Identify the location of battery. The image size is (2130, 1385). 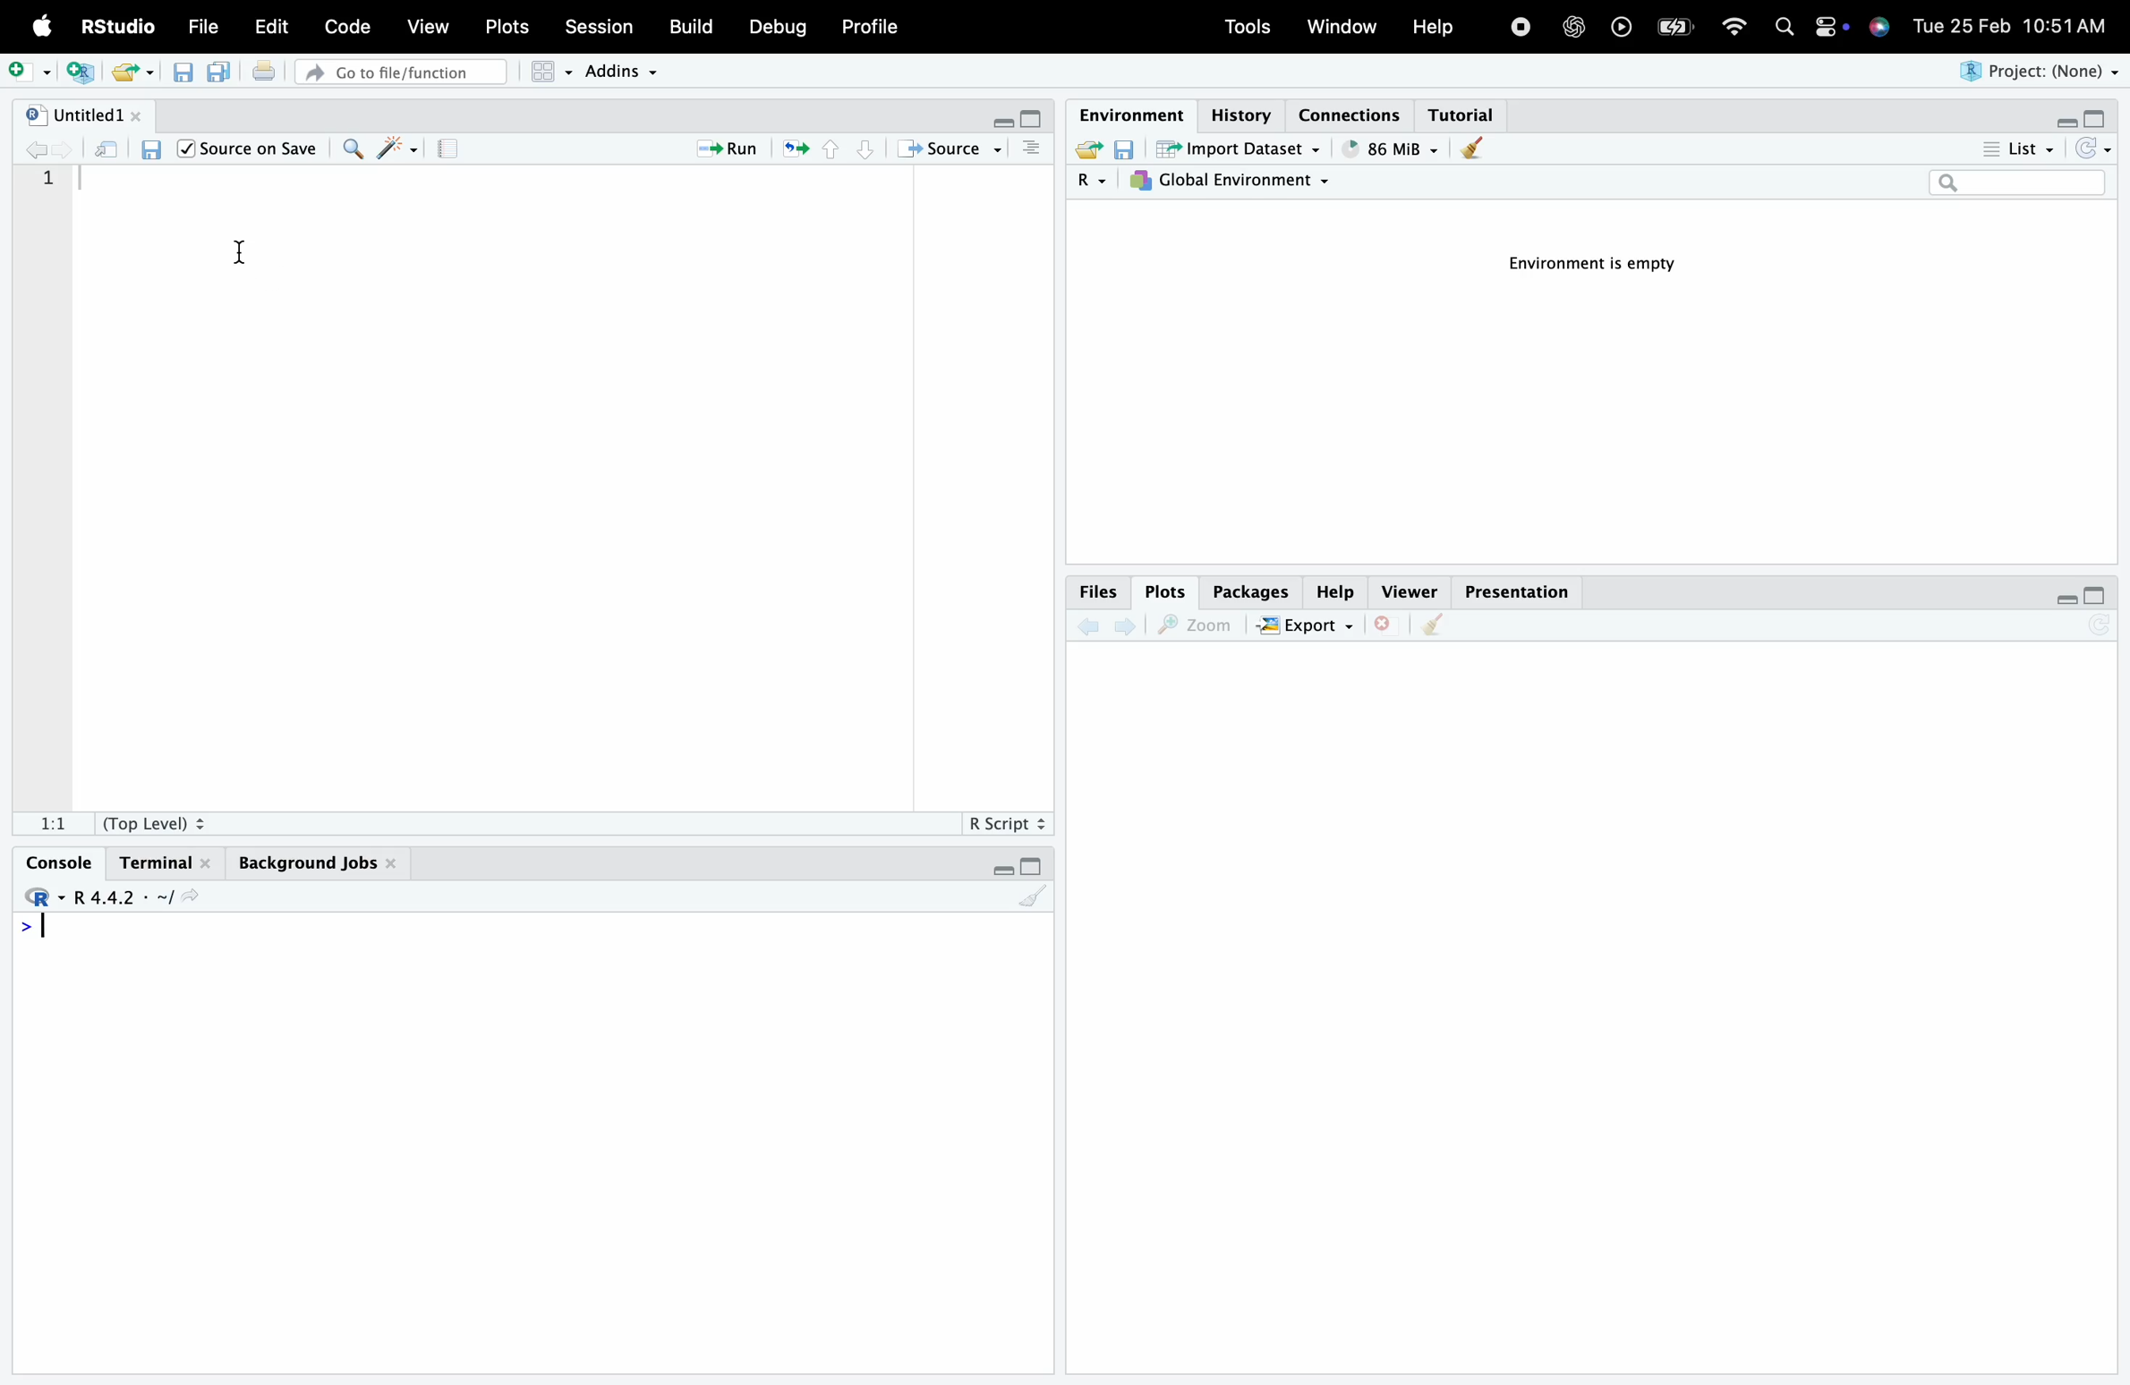
(1682, 25).